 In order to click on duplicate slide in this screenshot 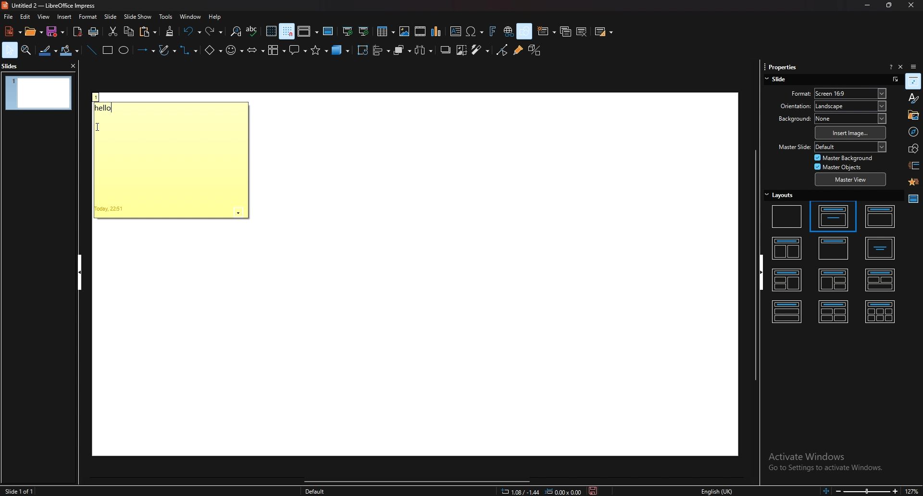, I will do `click(566, 31)`.